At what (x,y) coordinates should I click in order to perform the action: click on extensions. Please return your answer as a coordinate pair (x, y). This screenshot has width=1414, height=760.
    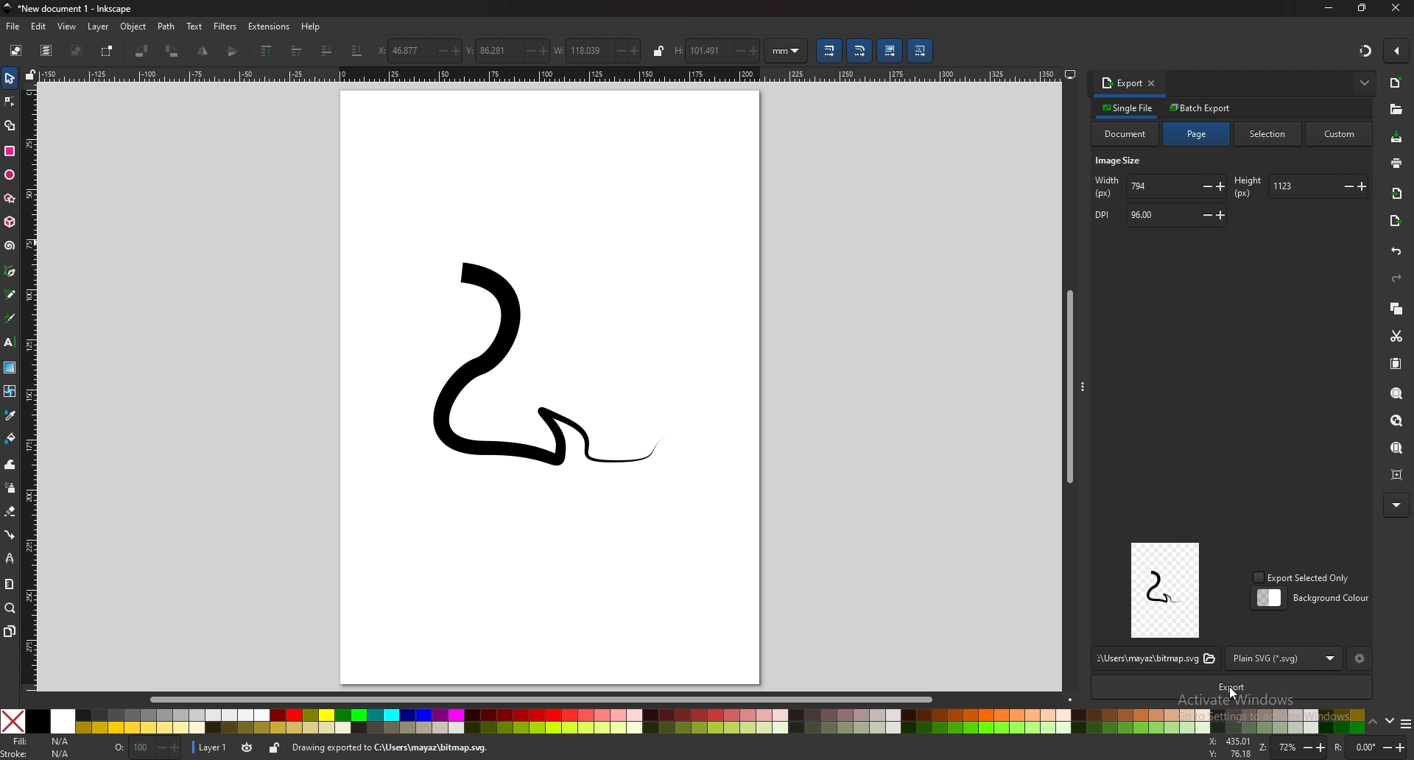
    Looking at the image, I should click on (270, 27).